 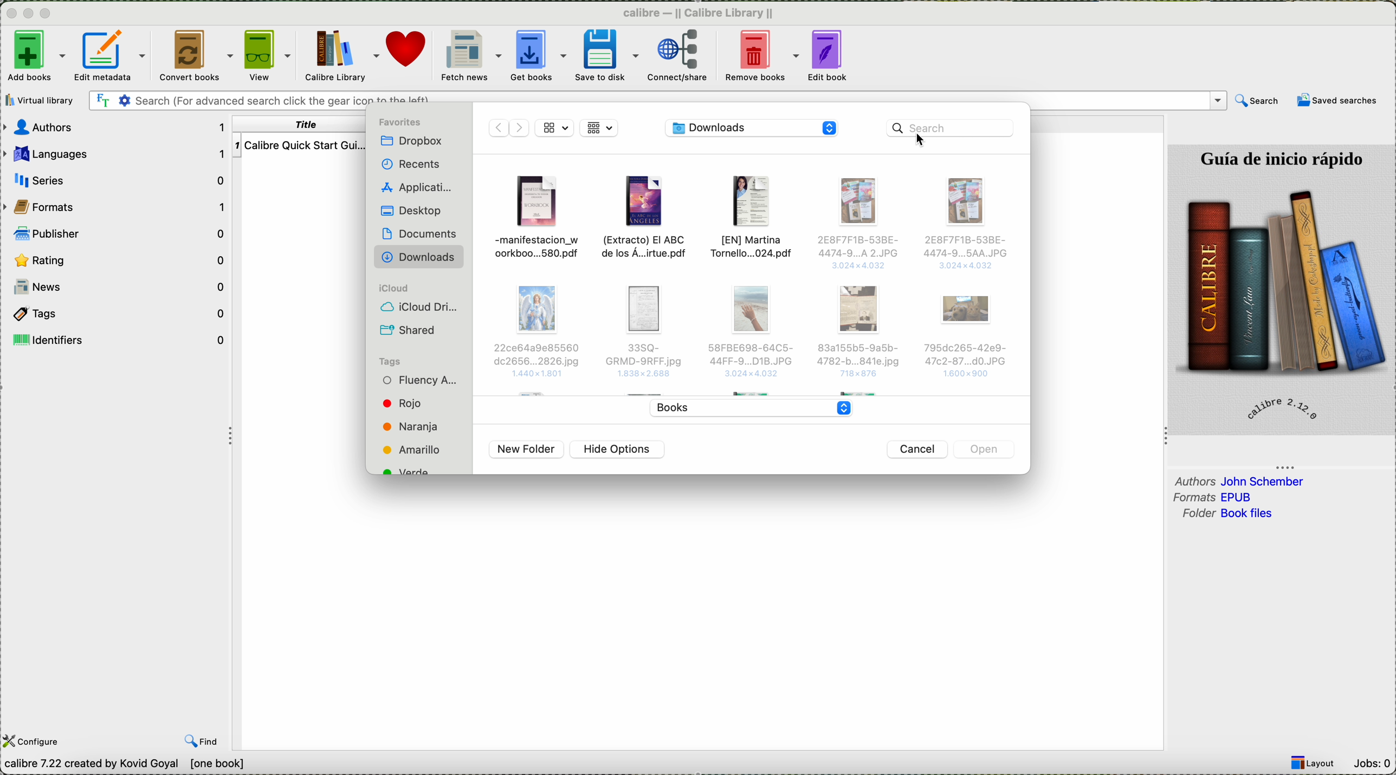 I want to click on recents, so click(x=408, y=165).